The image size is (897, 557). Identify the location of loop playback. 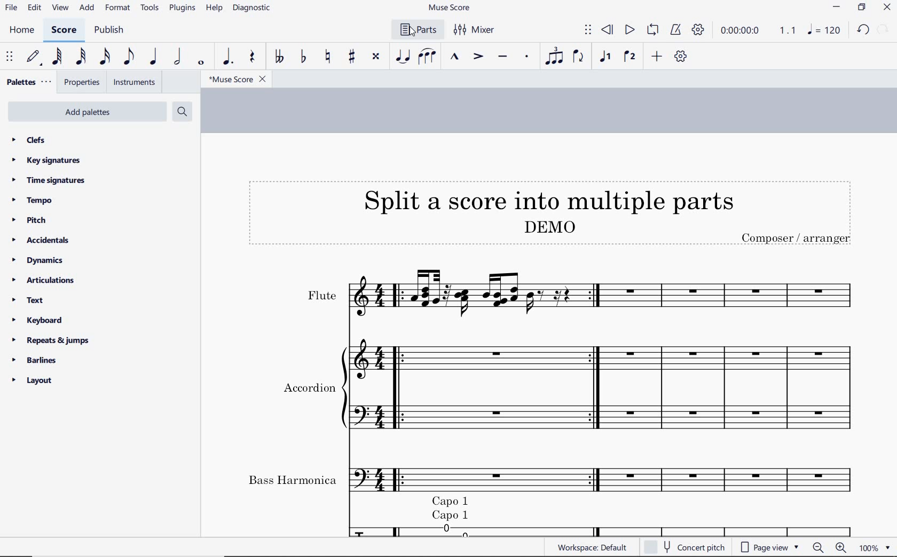
(652, 31).